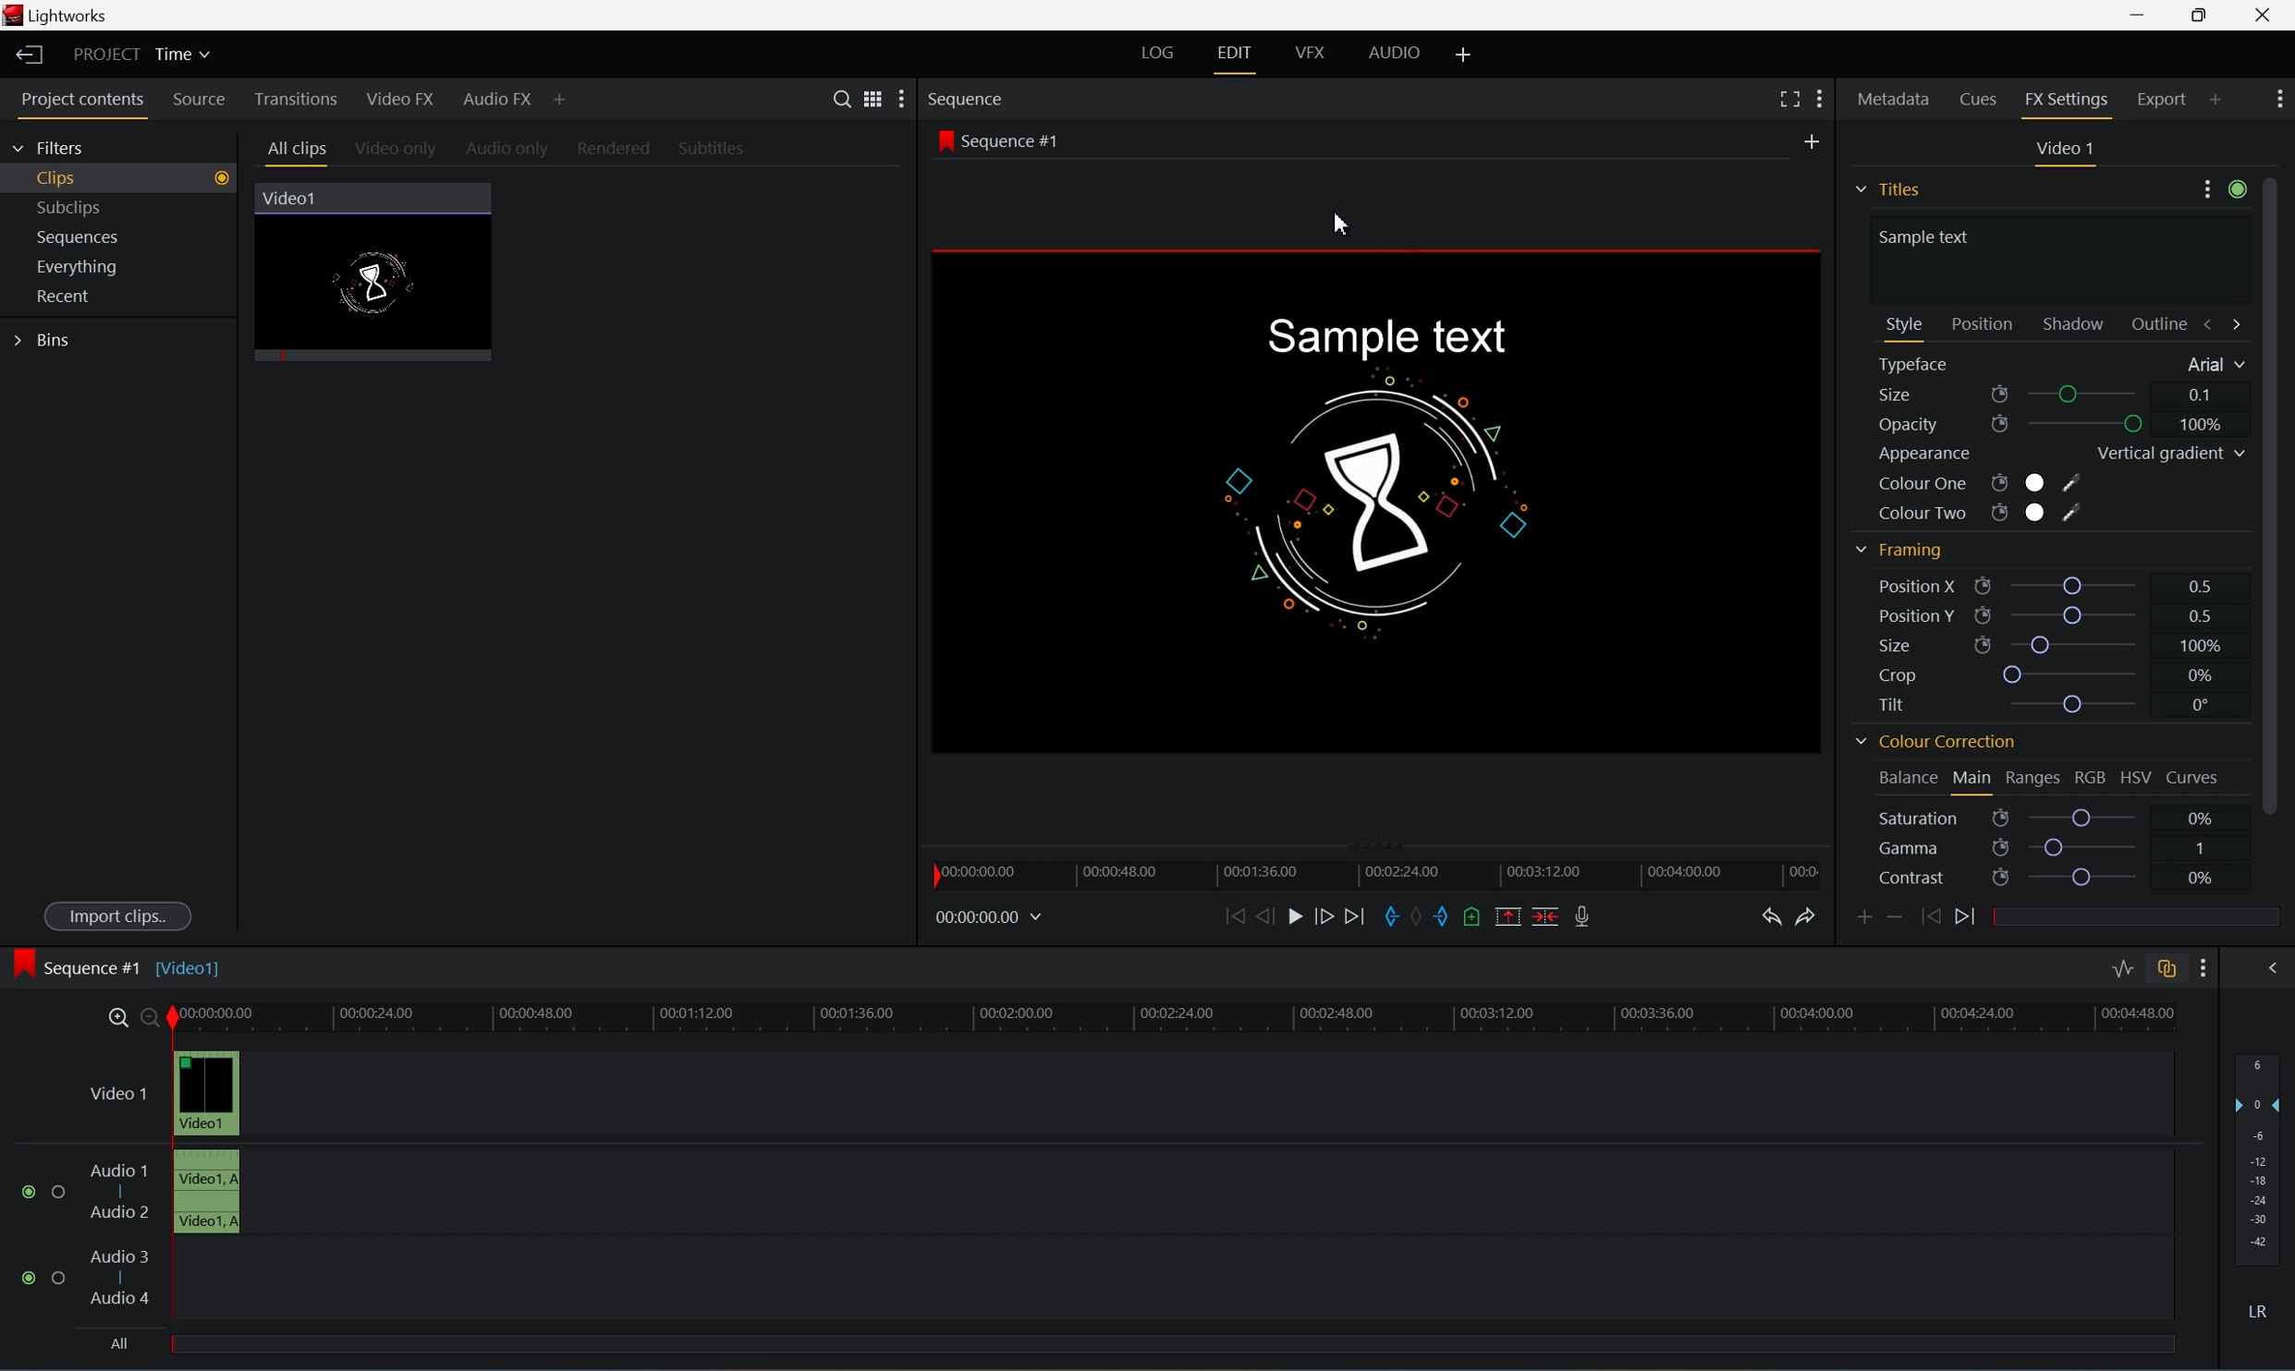 This screenshot has height=1371, width=2295. I want to click on move forward, so click(1362, 916).